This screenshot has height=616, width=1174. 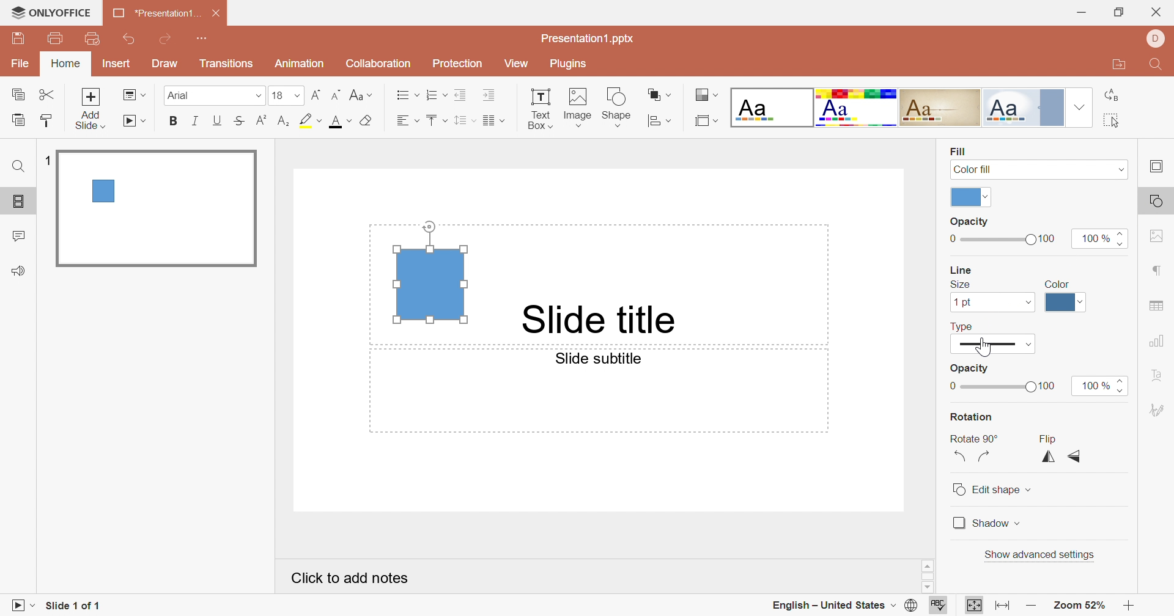 What do you see at coordinates (1157, 238) in the screenshot?
I see `Image settings` at bounding box center [1157, 238].